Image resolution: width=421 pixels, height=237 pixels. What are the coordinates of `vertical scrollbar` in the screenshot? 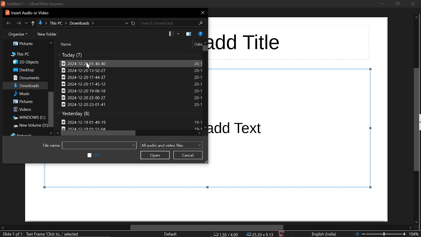 It's located at (418, 119).